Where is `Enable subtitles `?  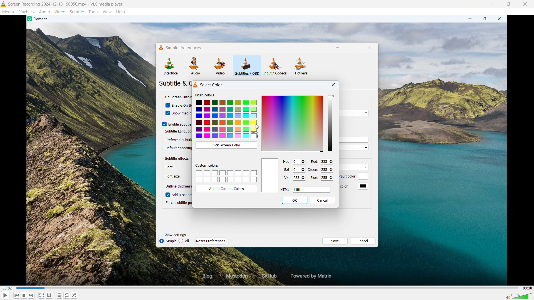
Enable subtitles  is located at coordinates (180, 124).